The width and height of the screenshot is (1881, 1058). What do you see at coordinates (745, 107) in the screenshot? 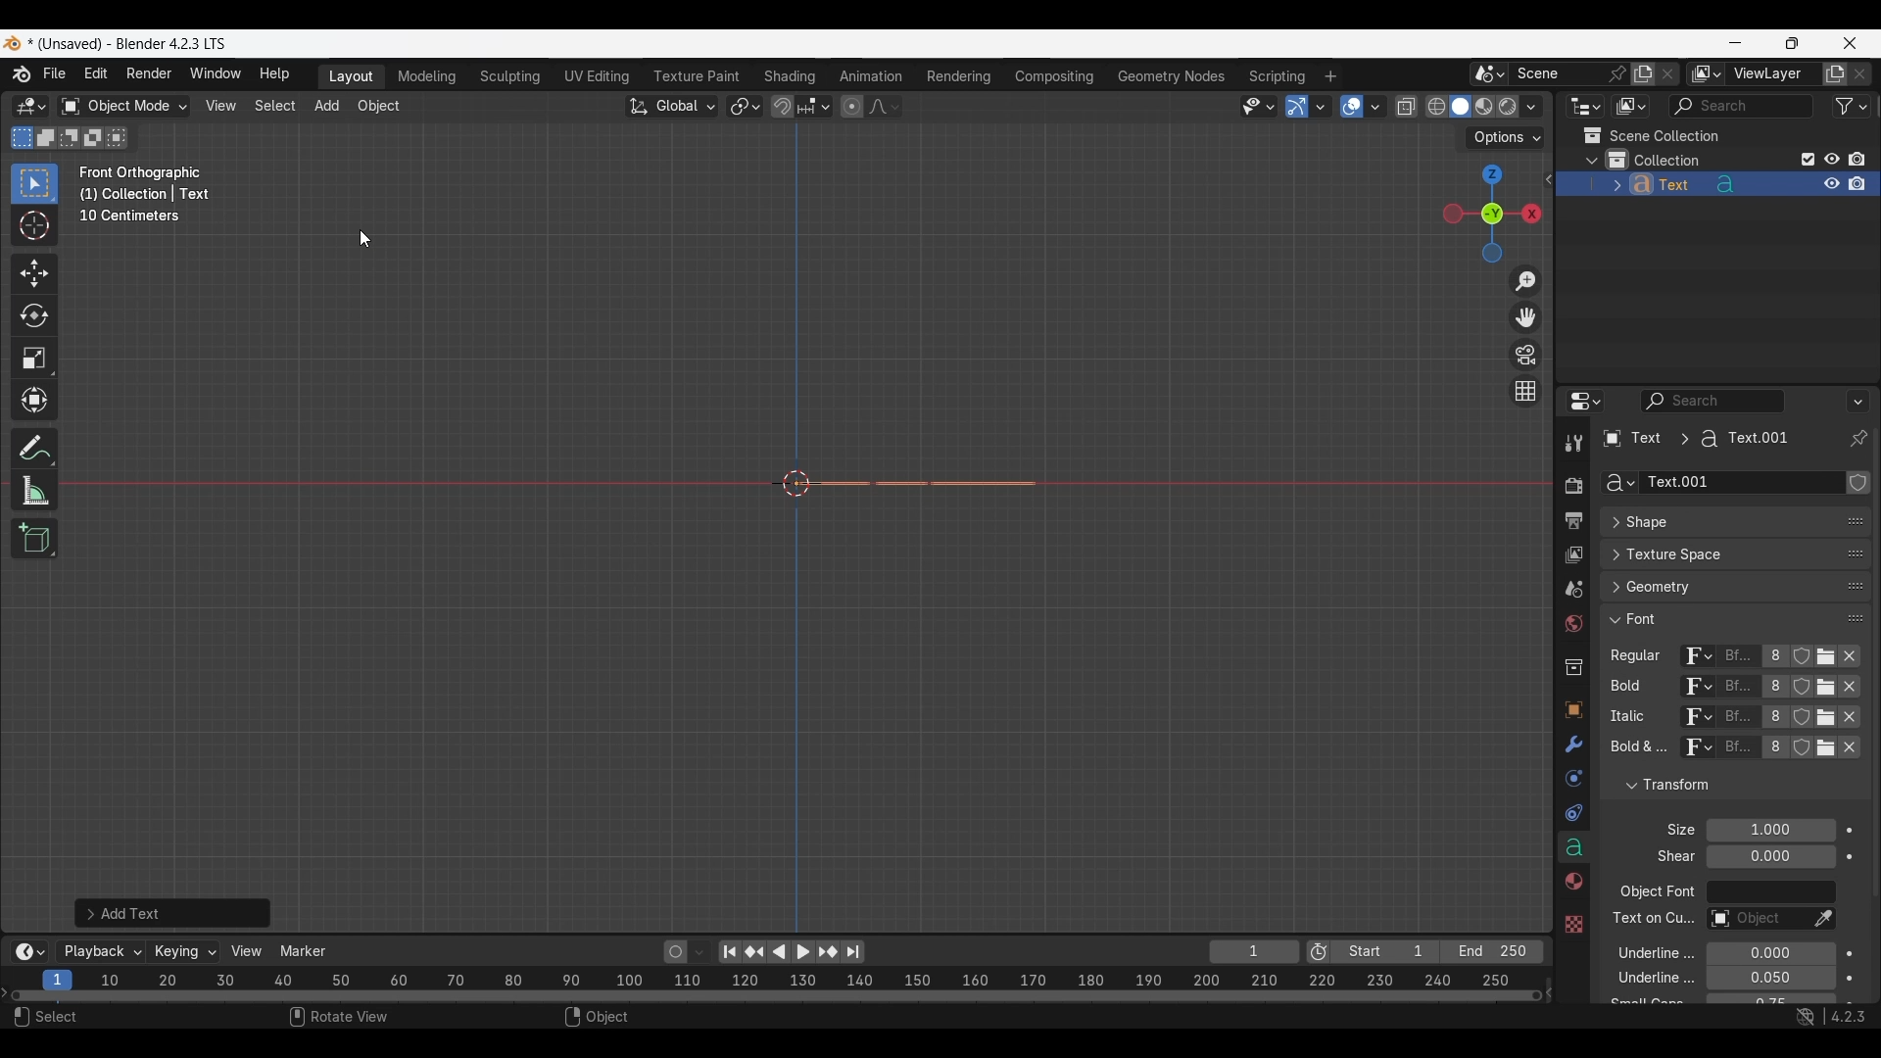
I see `Transform pivot point` at bounding box center [745, 107].